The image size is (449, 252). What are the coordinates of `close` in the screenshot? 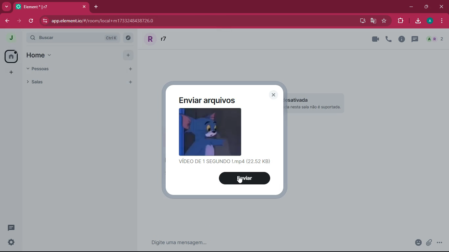 It's located at (273, 95).